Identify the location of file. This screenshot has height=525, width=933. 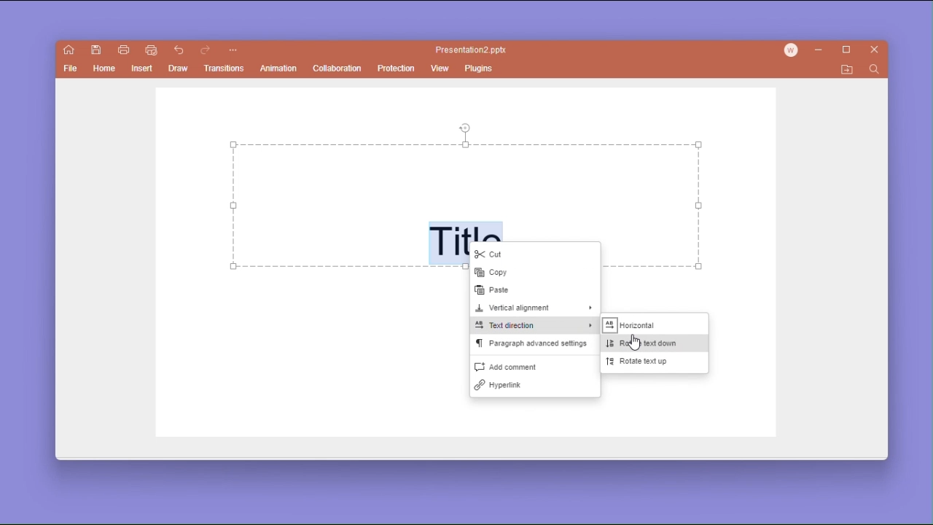
(71, 70).